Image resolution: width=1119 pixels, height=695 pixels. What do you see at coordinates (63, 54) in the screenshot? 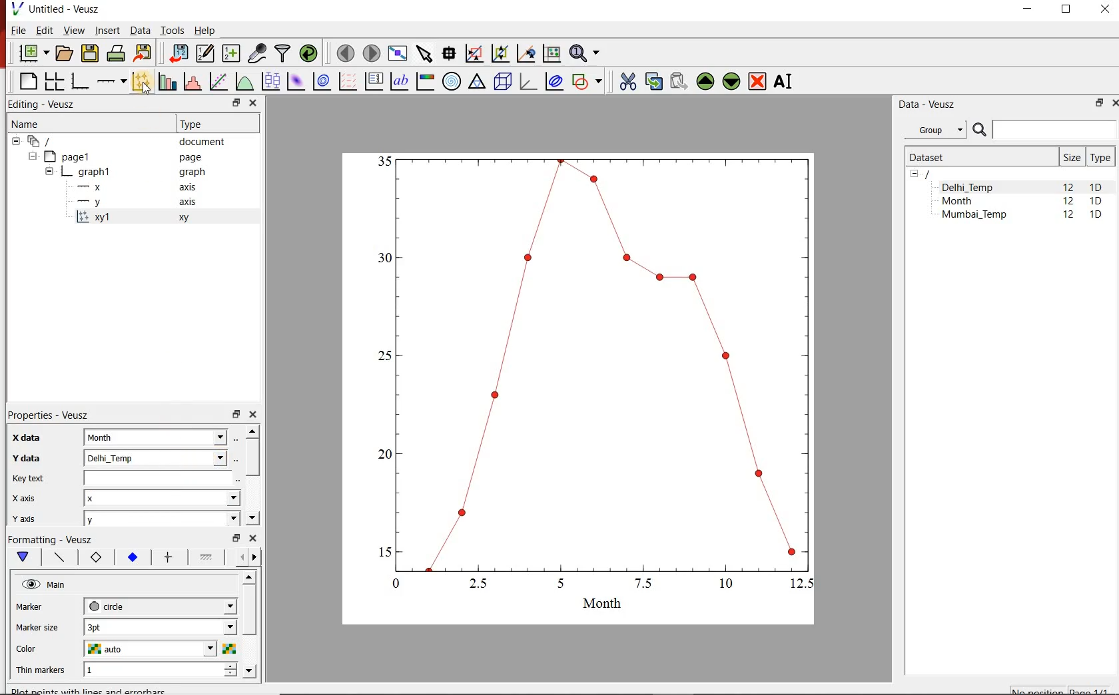
I see `open a document` at bounding box center [63, 54].